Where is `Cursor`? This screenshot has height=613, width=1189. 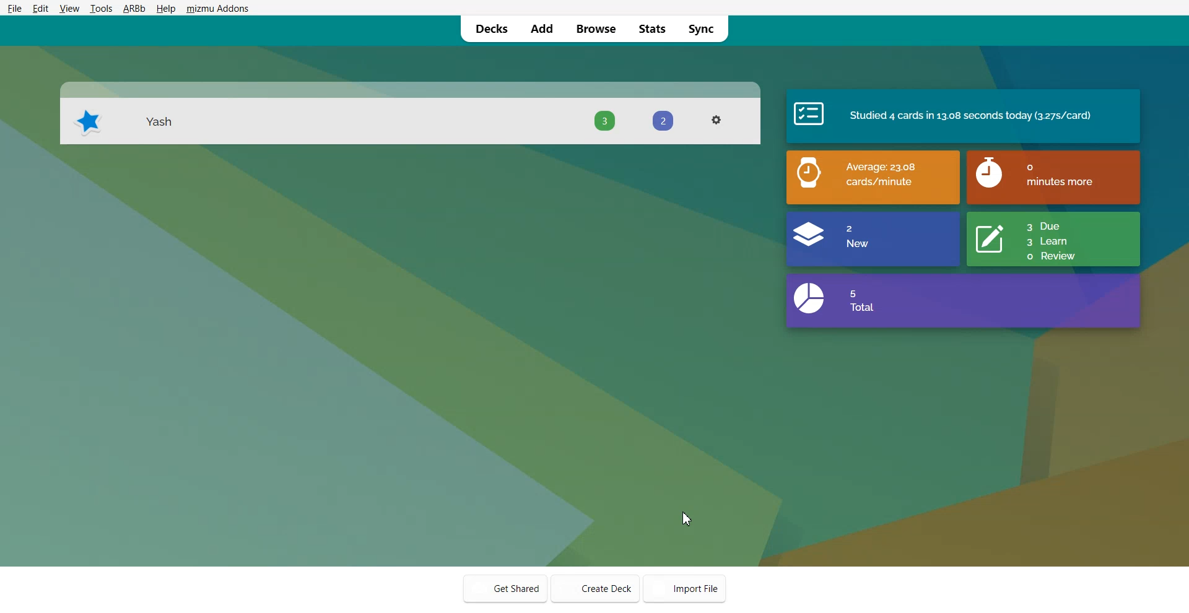 Cursor is located at coordinates (690, 519).